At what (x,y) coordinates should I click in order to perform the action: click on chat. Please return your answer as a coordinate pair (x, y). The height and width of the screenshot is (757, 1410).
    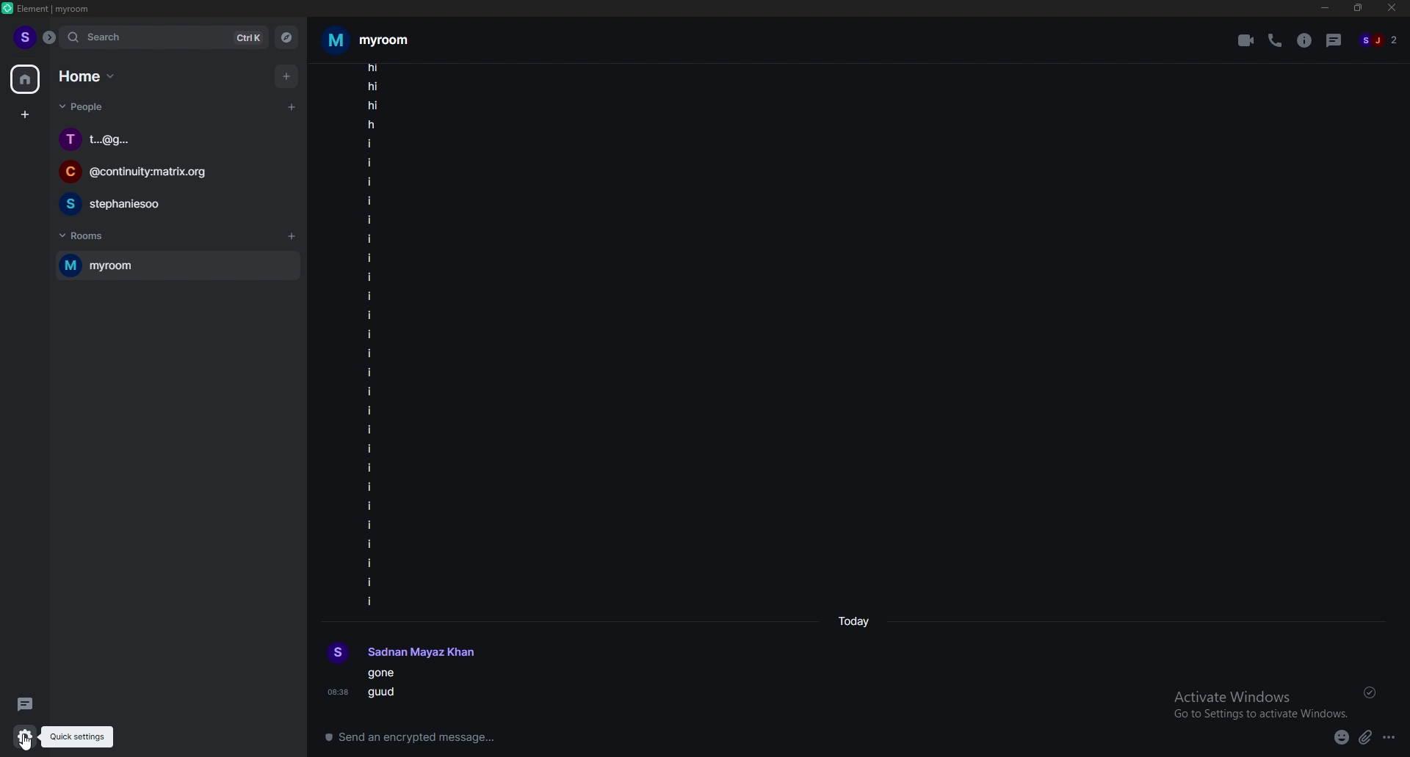
    Looking at the image, I should click on (169, 173).